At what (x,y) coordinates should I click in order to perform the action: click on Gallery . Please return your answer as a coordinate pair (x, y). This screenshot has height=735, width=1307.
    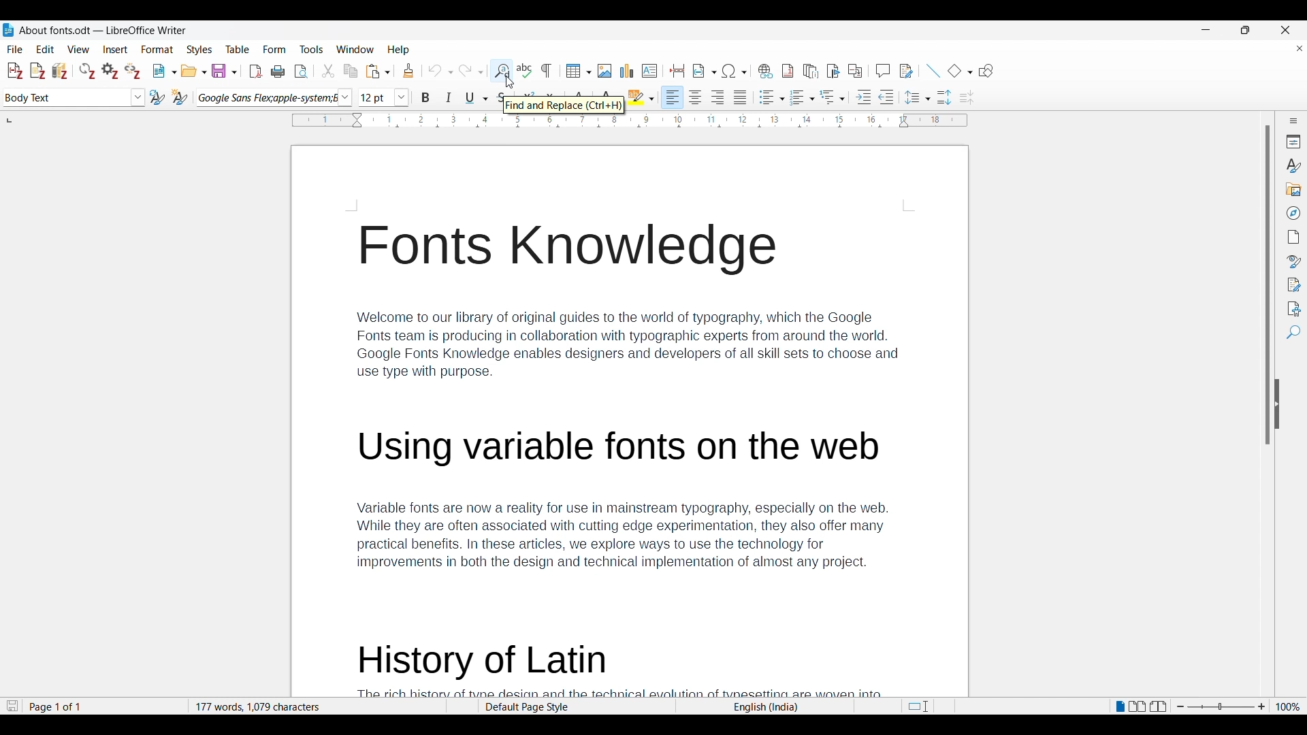
    Looking at the image, I should click on (1292, 189).